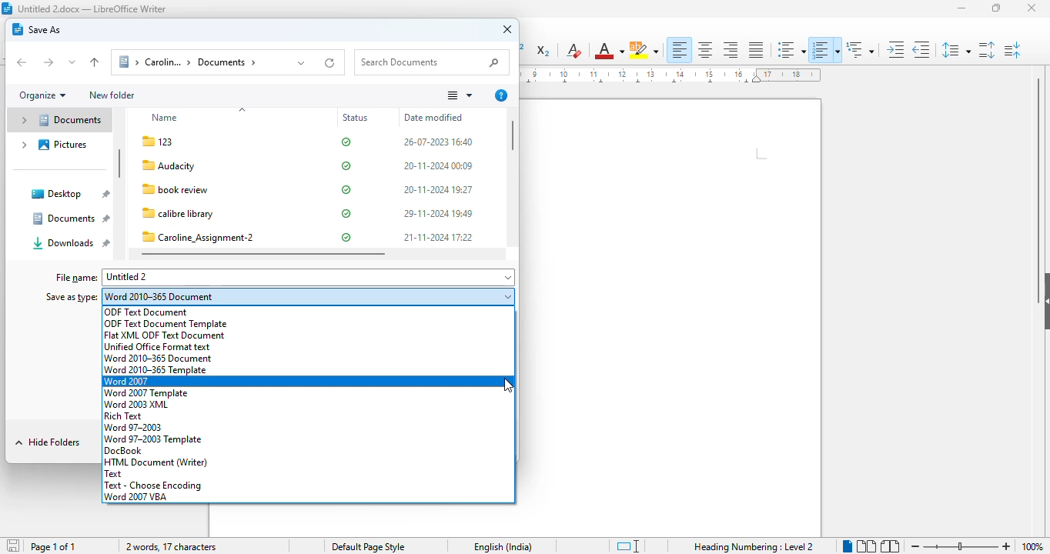 Image resolution: width=1050 pixels, height=554 pixels. I want to click on cursor, so click(510, 385).